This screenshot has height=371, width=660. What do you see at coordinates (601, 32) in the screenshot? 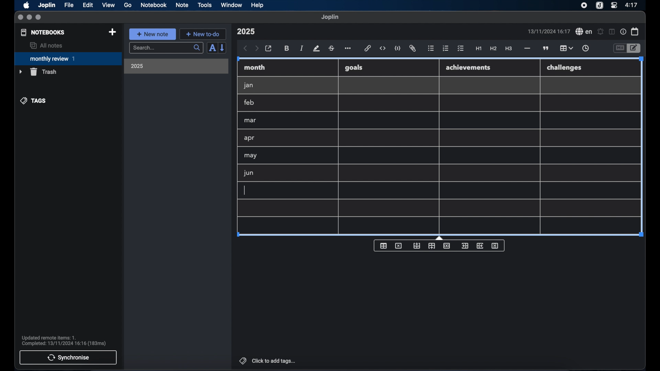
I see `set alarm` at bounding box center [601, 32].